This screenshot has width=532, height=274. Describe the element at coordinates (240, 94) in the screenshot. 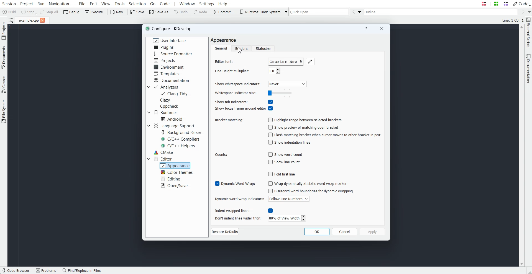

I see `Whitespace indicator size` at that location.